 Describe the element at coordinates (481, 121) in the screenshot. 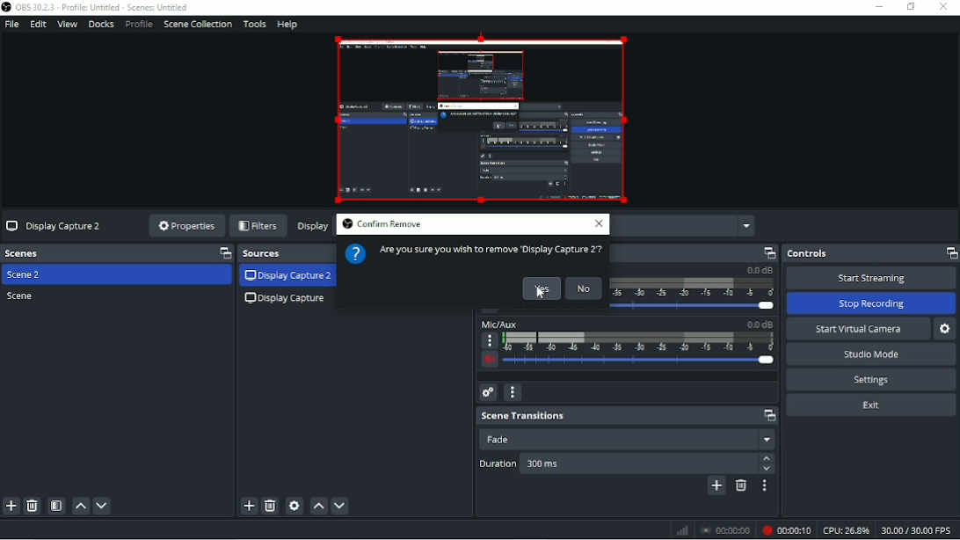

I see `Video` at that location.